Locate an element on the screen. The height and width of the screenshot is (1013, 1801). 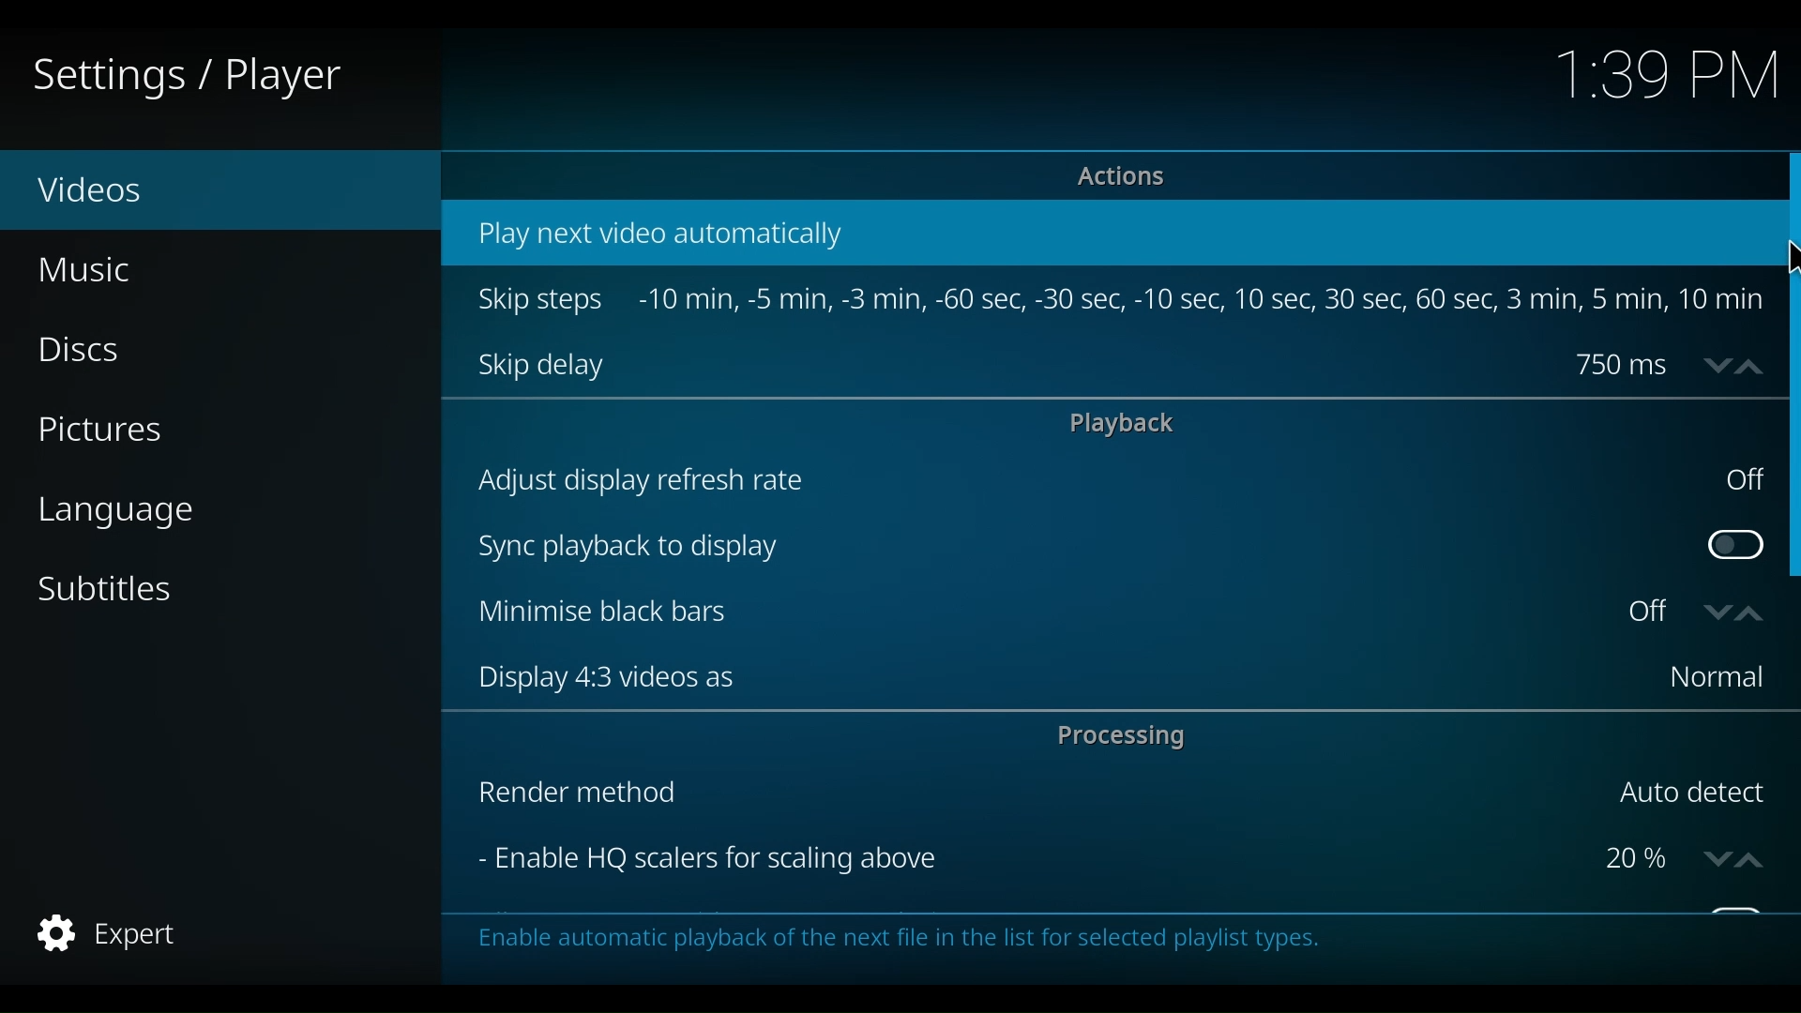
Auto detect is located at coordinates (1692, 794).